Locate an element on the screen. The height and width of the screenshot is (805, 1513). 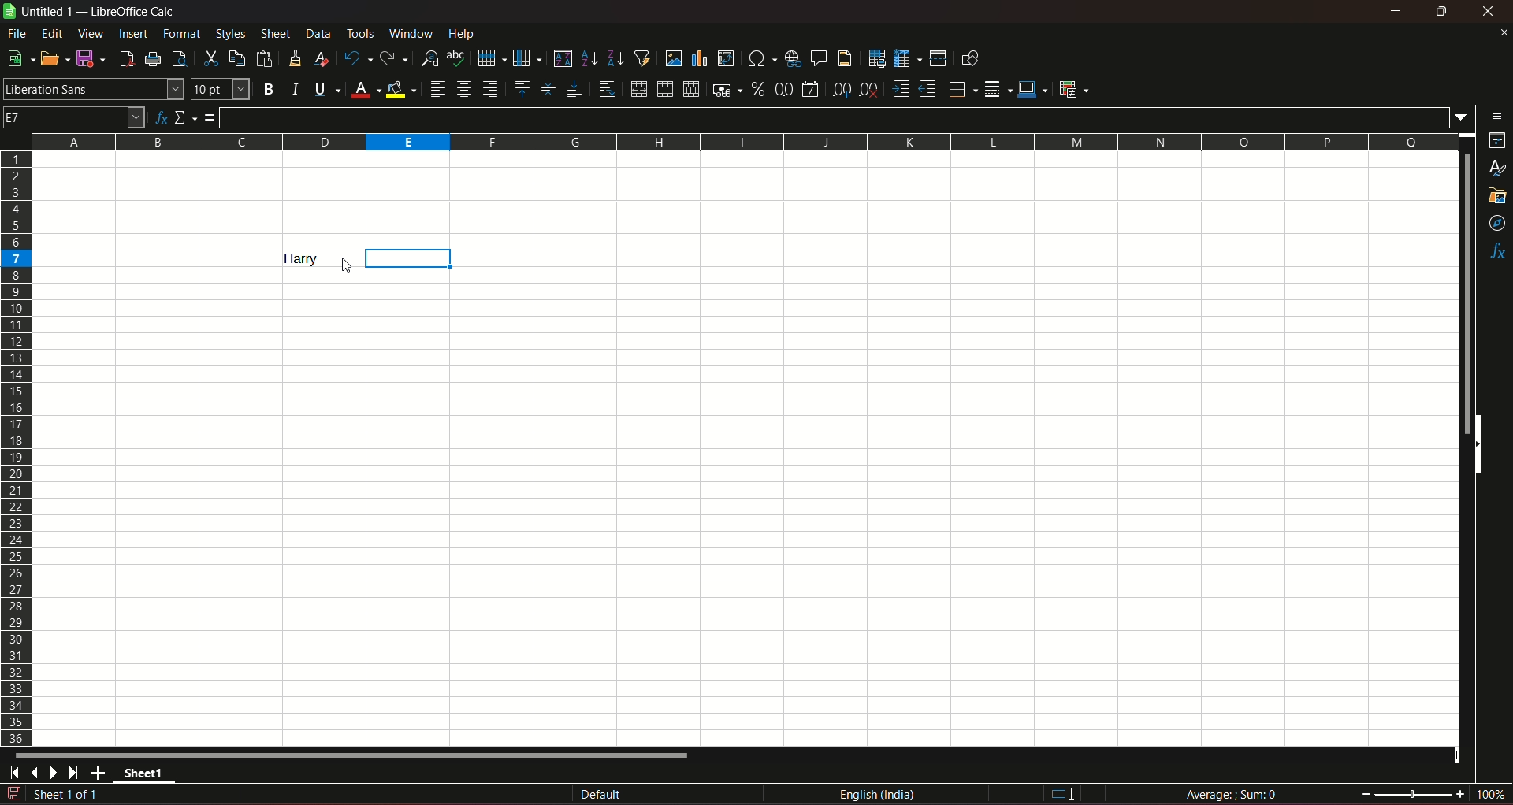
copy is located at coordinates (237, 58).